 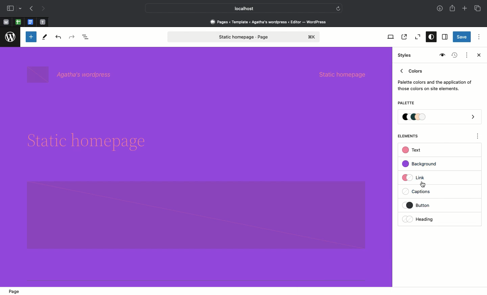 I want to click on Sidebar, so click(x=10, y=8).